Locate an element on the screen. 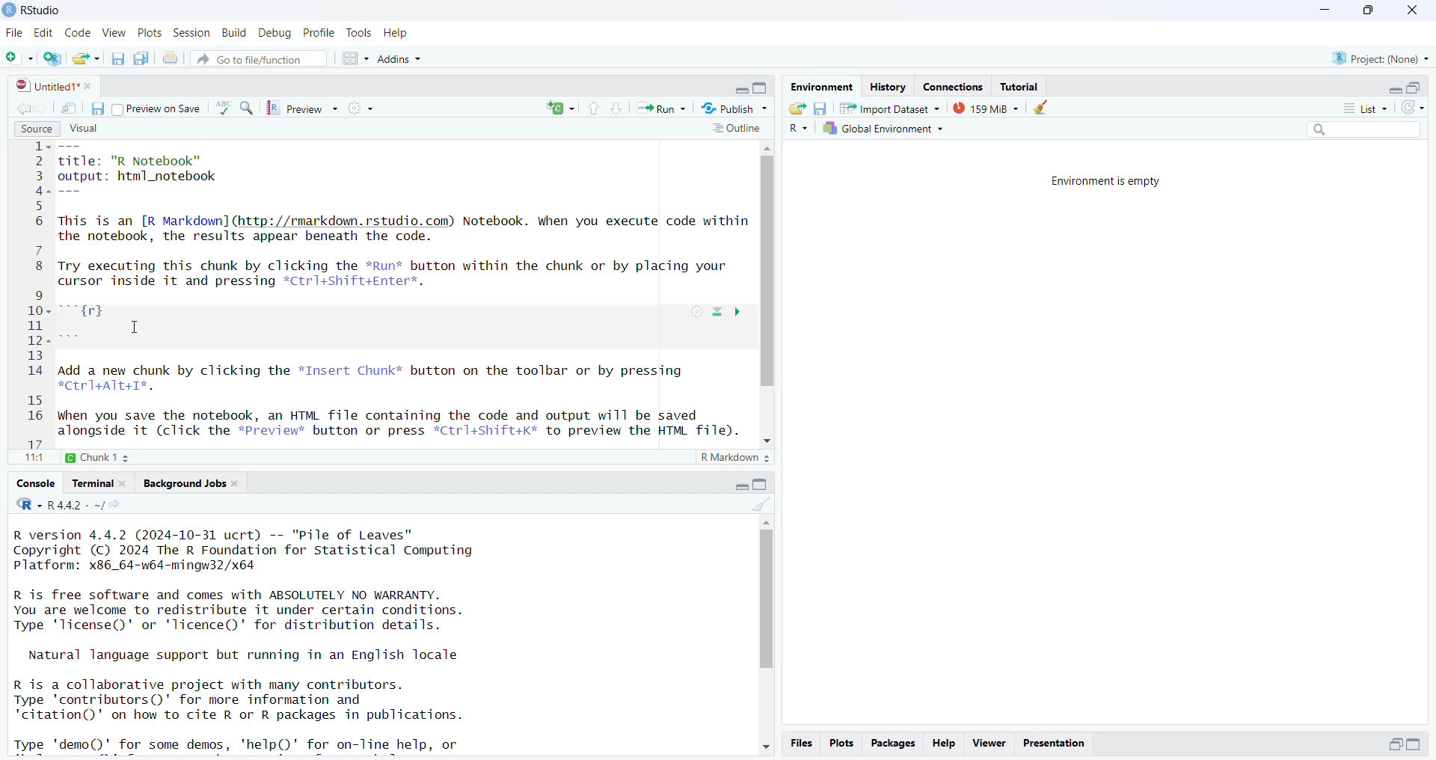  159 MB is located at coordinates (985, 108).